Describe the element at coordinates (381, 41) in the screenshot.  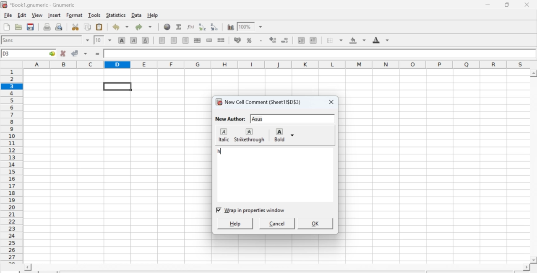
I see `Foreground` at that location.